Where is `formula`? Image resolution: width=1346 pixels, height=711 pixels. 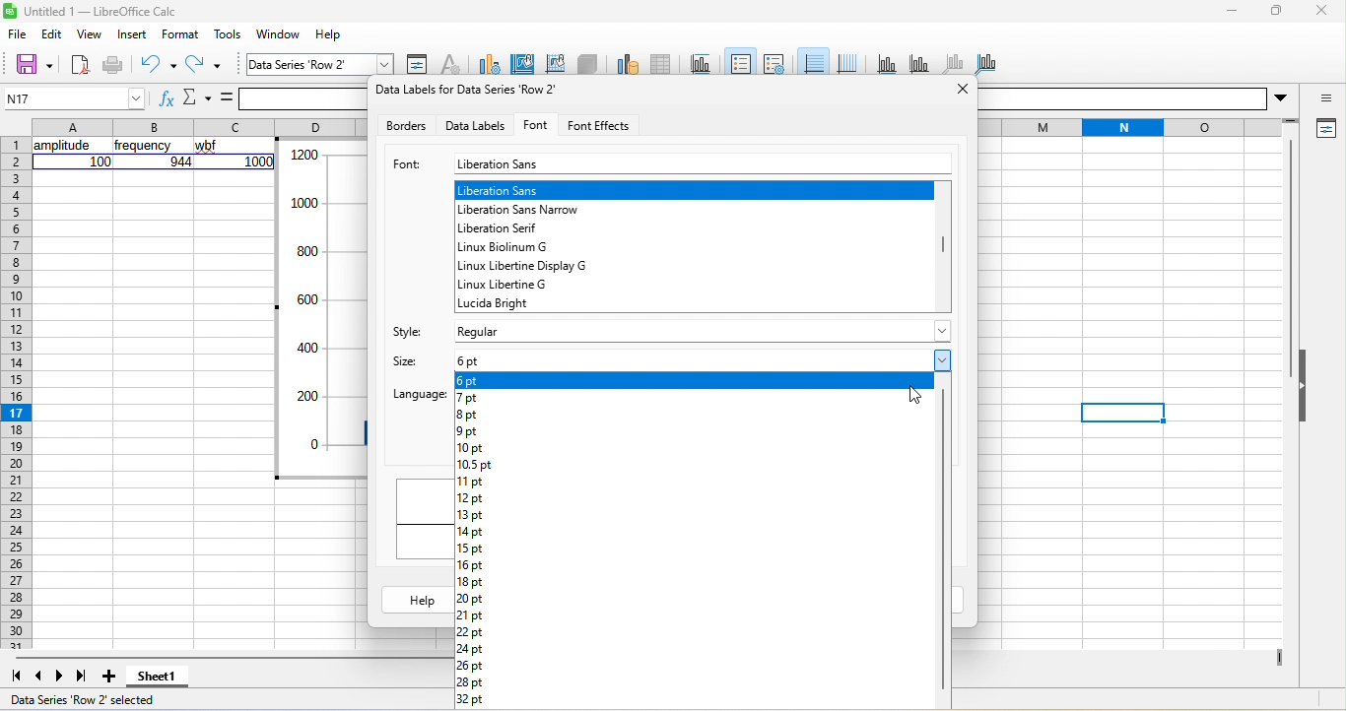
formula is located at coordinates (224, 99).